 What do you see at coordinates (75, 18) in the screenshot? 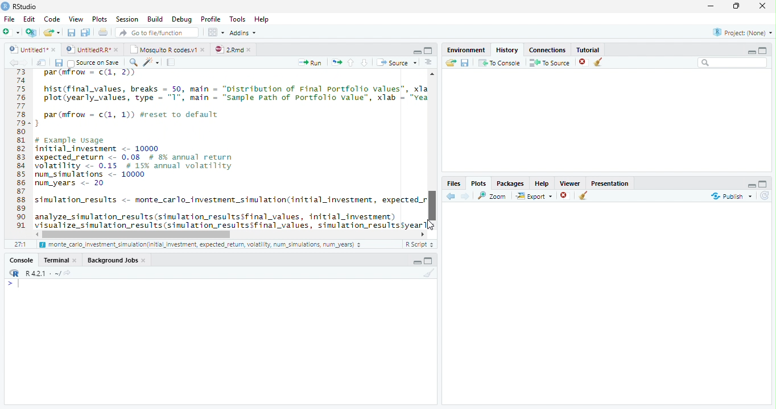
I see `View` at bounding box center [75, 18].